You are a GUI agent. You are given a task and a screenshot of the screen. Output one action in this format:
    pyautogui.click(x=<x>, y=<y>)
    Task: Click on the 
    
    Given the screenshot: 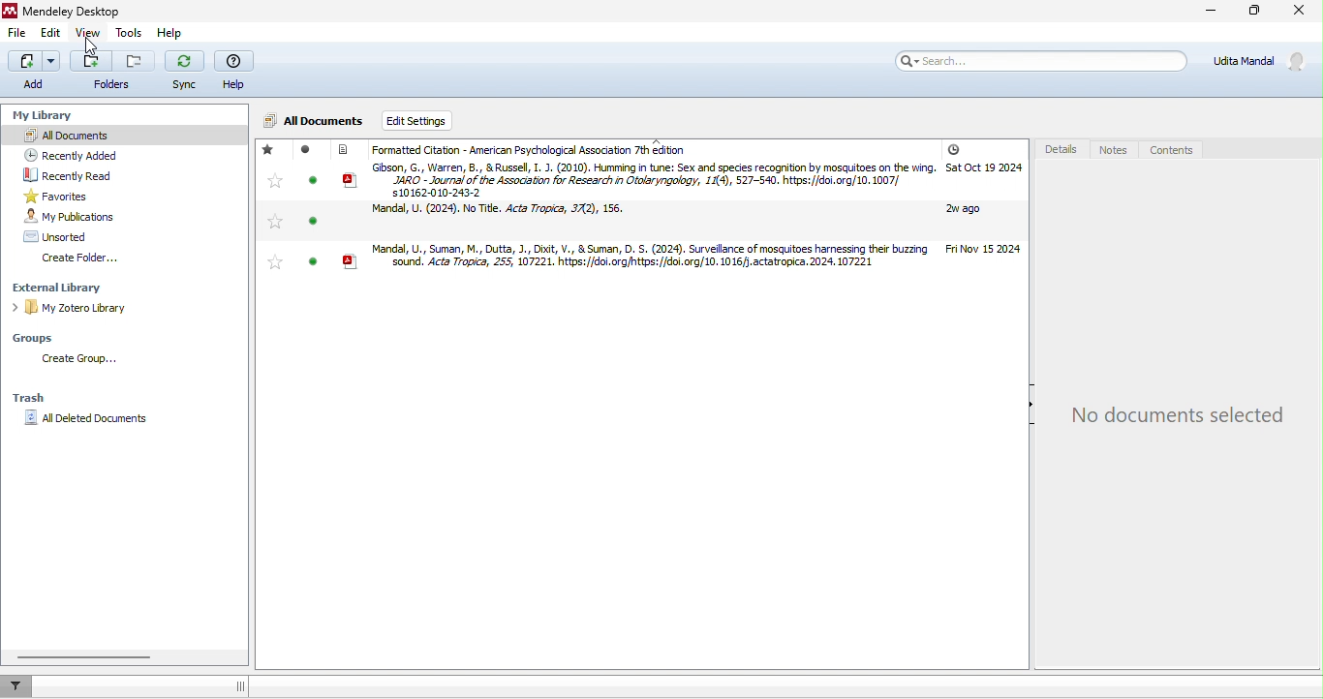 What is the action you would take?
    pyautogui.click(x=34, y=72)
    